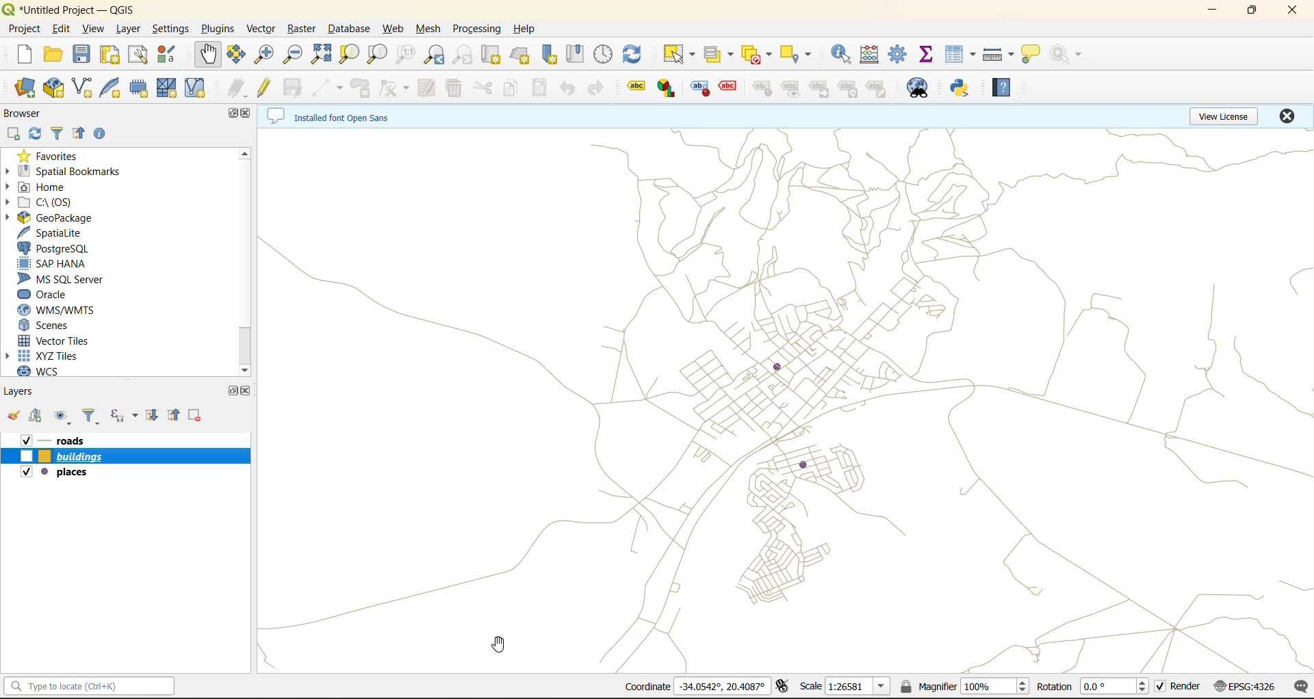  What do you see at coordinates (127, 438) in the screenshot?
I see `layers` at bounding box center [127, 438].